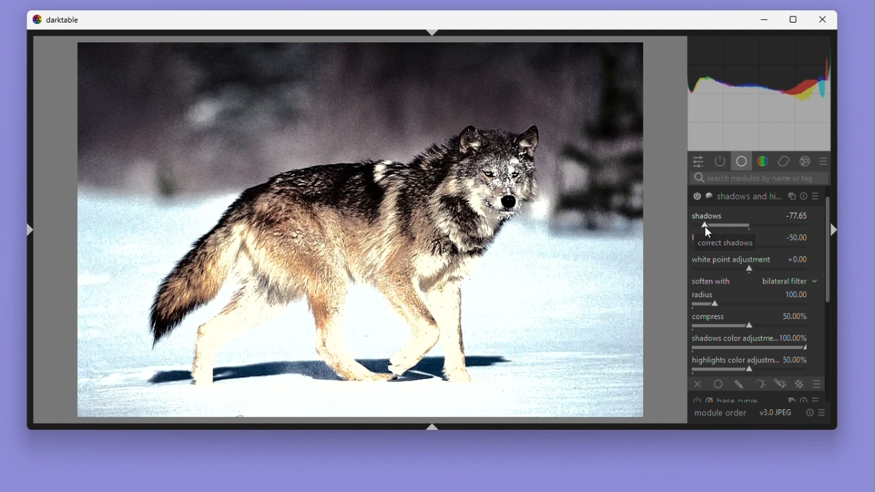  What do you see at coordinates (775, 412) in the screenshot?
I see `V 3.0 JPEG` at bounding box center [775, 412].